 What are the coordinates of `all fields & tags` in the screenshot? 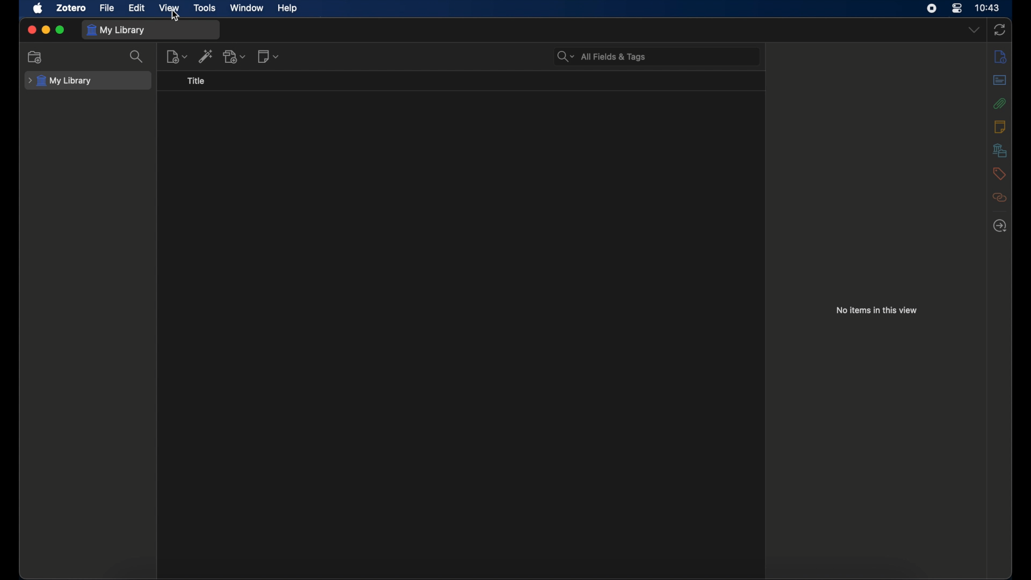 It's located at (602, 56).